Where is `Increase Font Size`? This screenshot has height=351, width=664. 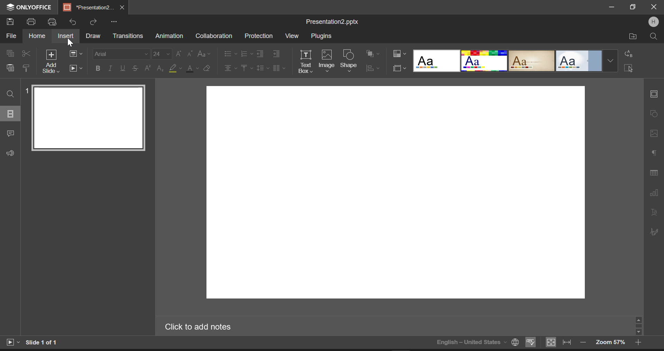
Increase Font Size is located at coordinates (178, 53).